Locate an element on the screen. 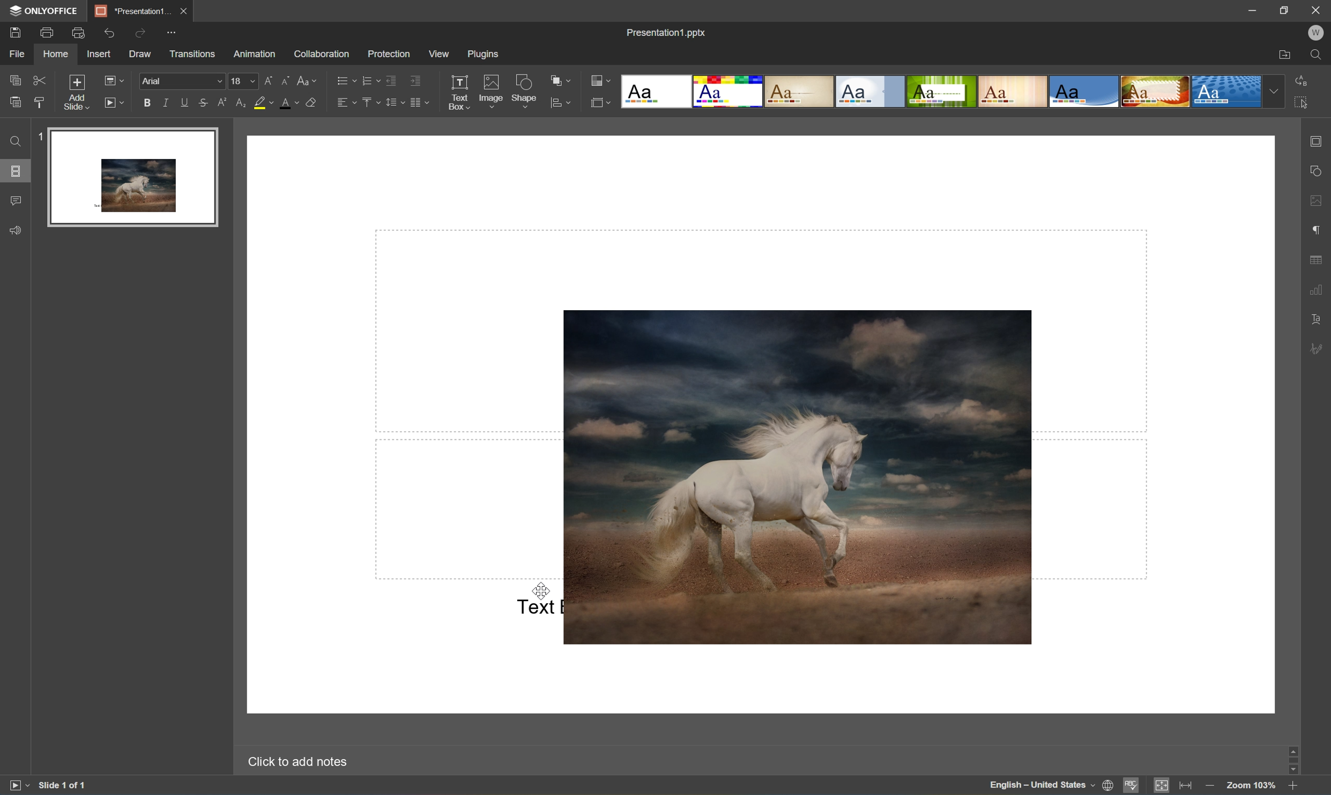 The image size is (1331, 795). Slides is located at coordinates (14, 171).